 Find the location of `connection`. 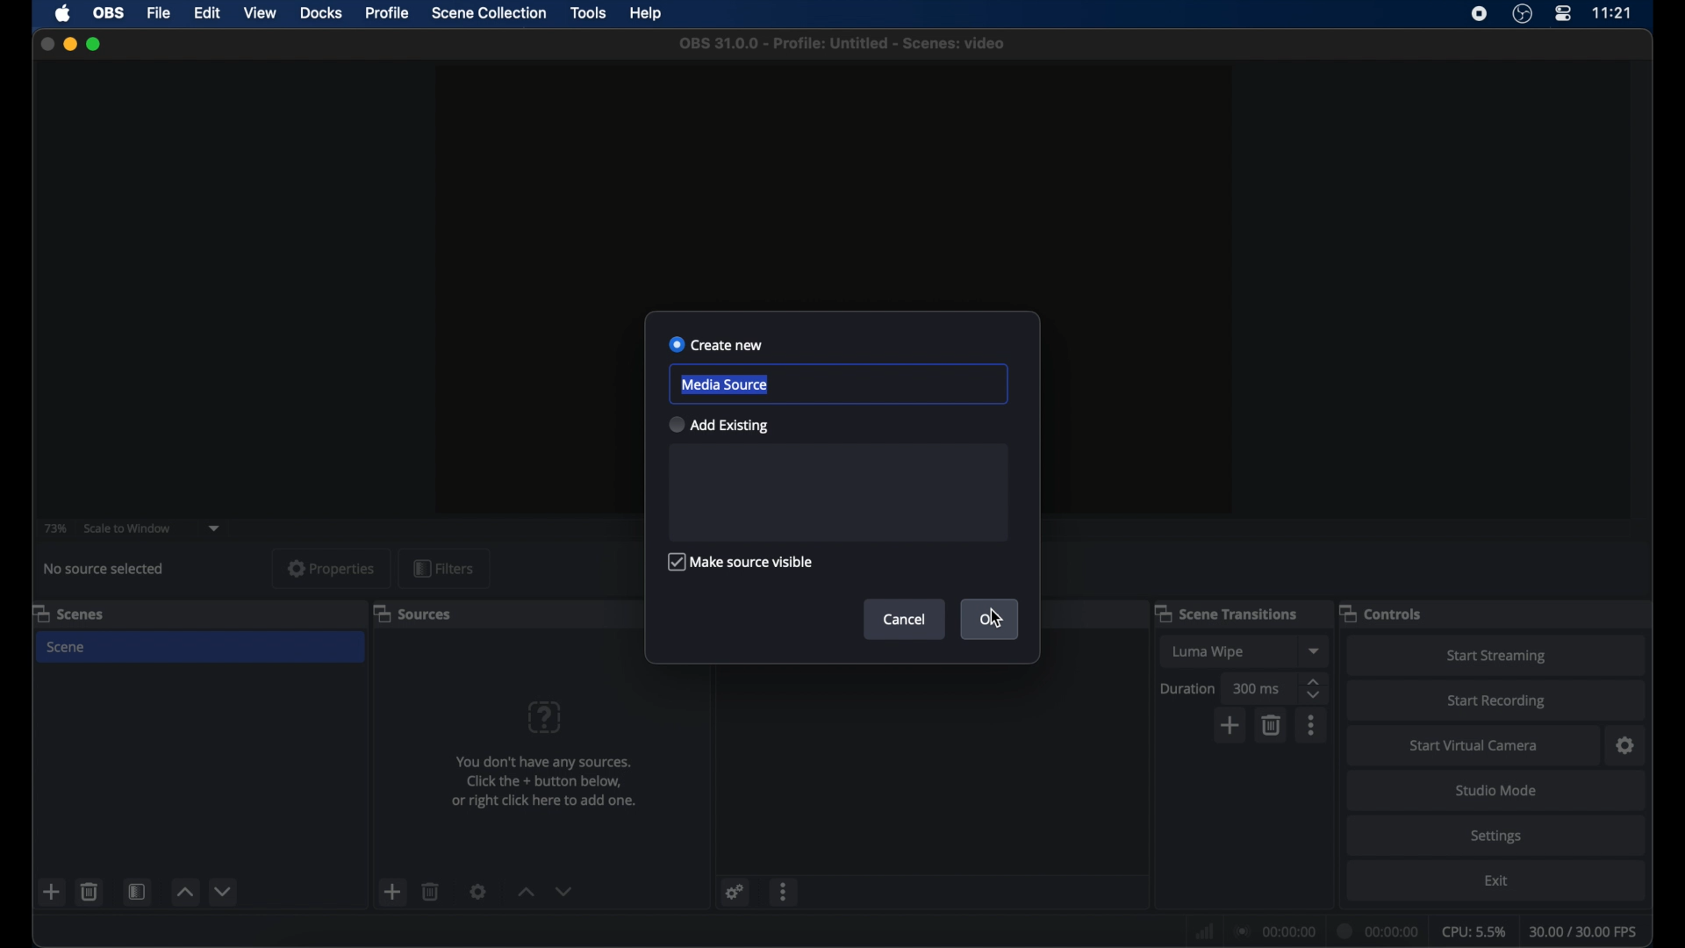

connection is located at coordinates (1276, 931).